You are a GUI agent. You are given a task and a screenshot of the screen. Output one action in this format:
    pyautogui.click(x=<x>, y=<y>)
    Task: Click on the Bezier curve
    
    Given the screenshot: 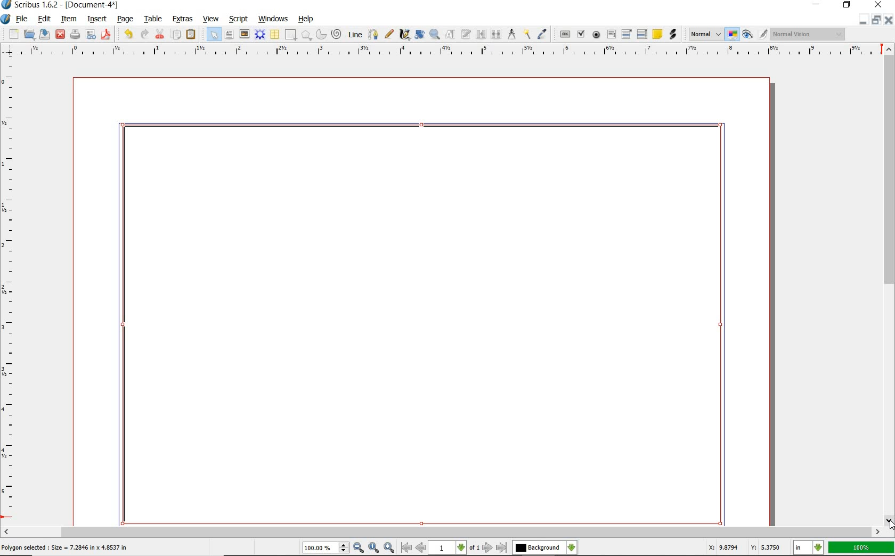 What is the action you would take?
    pyautogui.click(x=374, y=33)
    